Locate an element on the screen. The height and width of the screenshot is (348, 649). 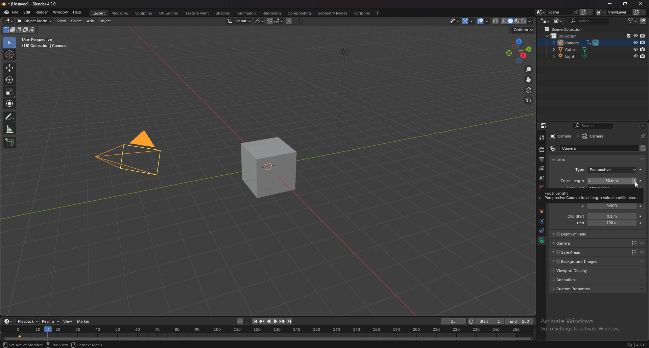
preset viewpoint is located at coordinates (519, 51).